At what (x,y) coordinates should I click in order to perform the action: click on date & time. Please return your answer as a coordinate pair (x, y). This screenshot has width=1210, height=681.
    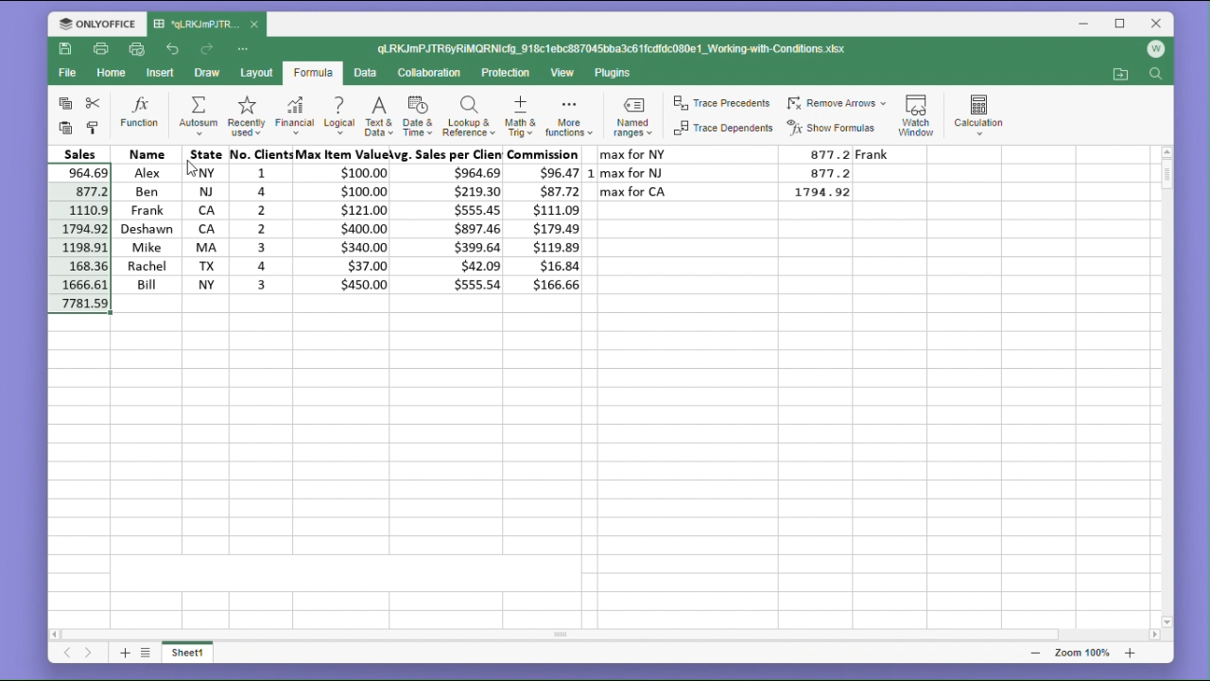
    Looking at the image, I should click on (419, 117).